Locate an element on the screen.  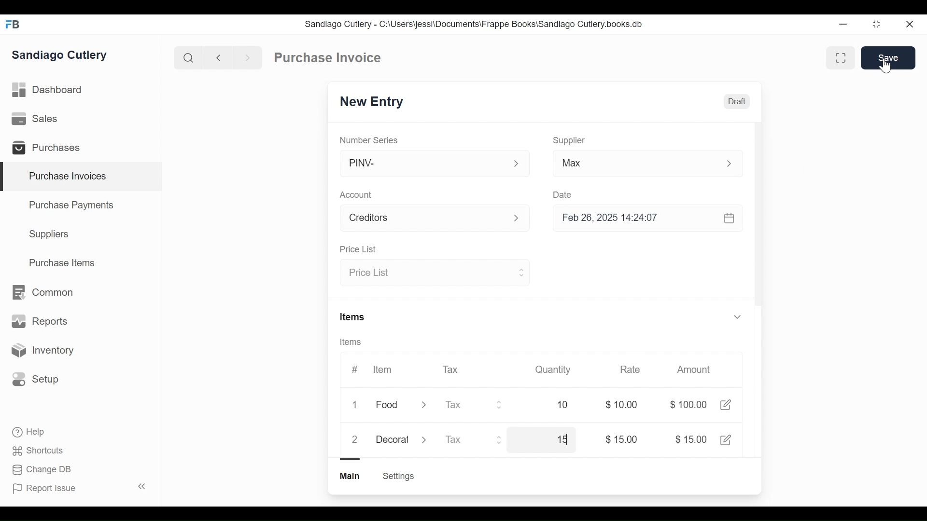
Setup is located at coordinates (36, 379).